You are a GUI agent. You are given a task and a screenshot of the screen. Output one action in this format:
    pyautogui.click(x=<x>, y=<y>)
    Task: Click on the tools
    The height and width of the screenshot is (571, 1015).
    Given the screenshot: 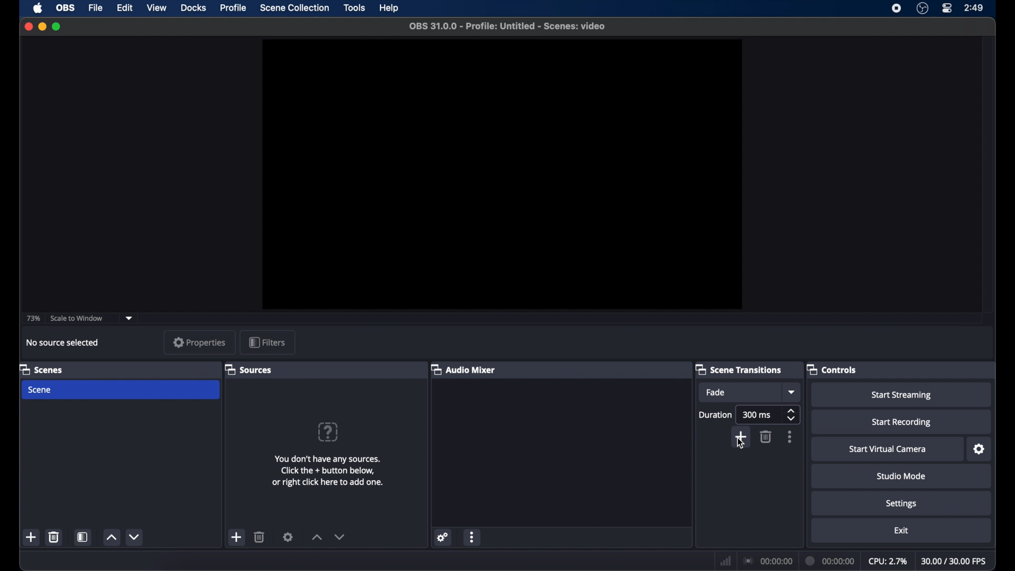 What is the action you would take?
    pyautogui.click(x=355, y=7)
    